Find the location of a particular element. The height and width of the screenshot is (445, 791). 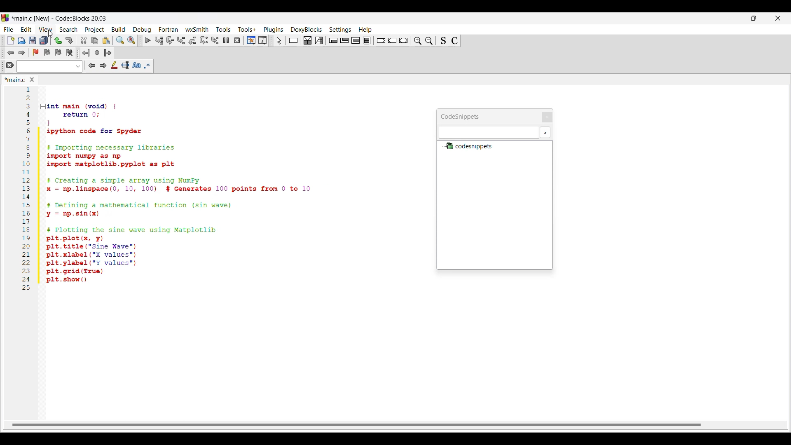

Tools menu is located at coordinates (223, 30).